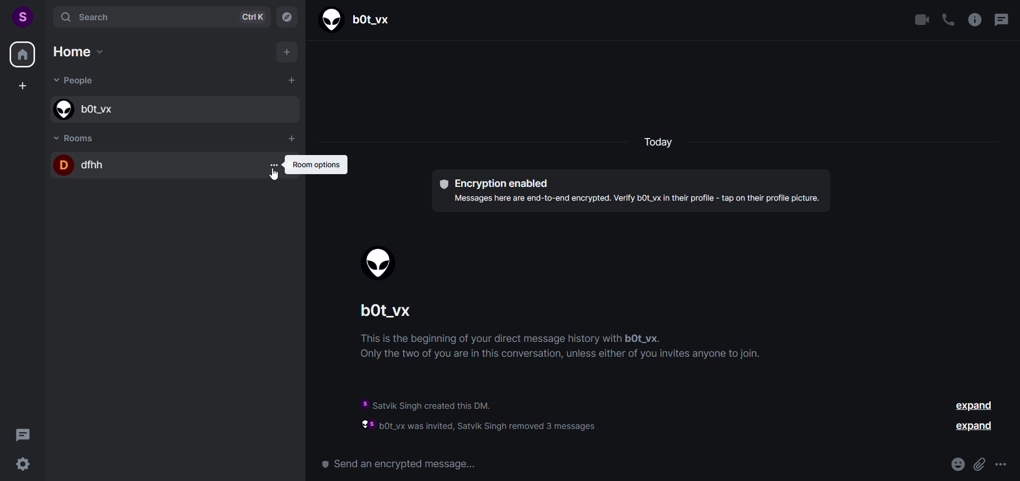  I want to click on room name, so click(154, 165).